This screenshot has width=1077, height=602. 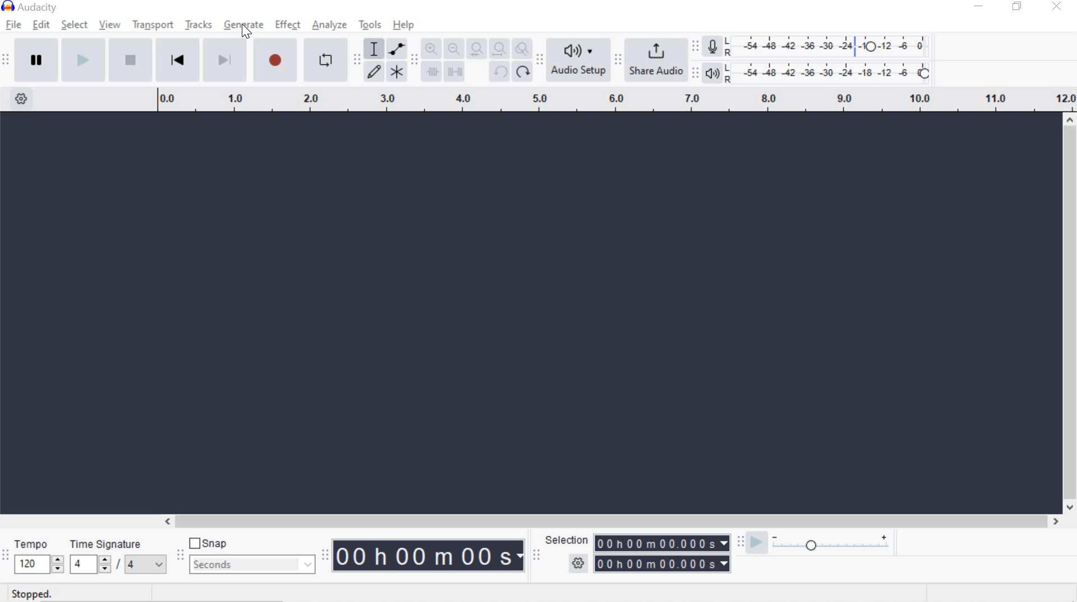 I want to click on Time signature toolbar, so click(x=6, y=557).